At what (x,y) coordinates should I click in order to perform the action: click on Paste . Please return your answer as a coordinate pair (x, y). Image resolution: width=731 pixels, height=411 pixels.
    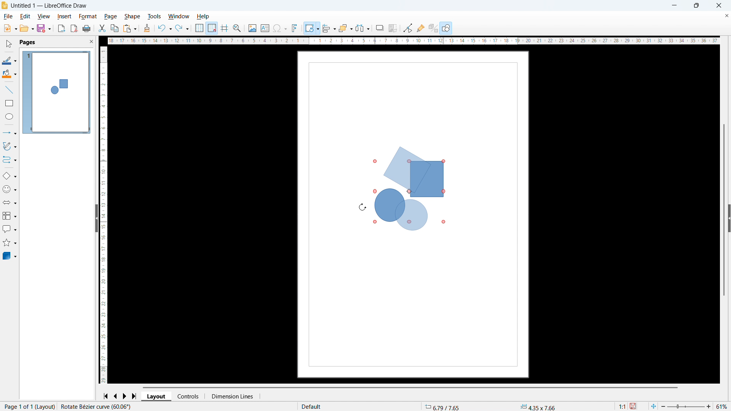
    Looking at the image, I should click on (130, 28).